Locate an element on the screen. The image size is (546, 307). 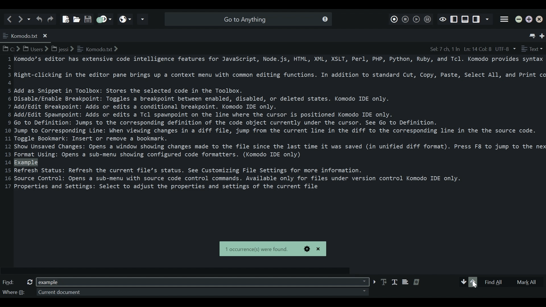
Use multiple lines is located at coordinates (405, 283).